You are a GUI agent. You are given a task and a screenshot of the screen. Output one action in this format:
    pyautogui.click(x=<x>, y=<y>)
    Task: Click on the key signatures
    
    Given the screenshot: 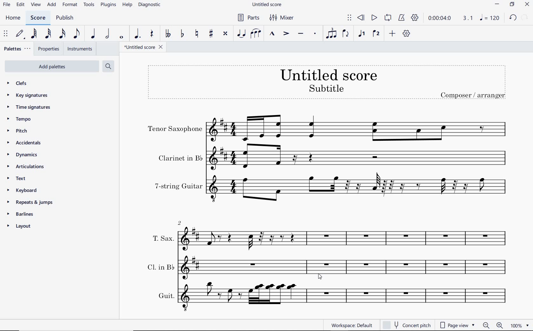 What is the action you would take?
    pyautogui.click(x=27, y=95)
    